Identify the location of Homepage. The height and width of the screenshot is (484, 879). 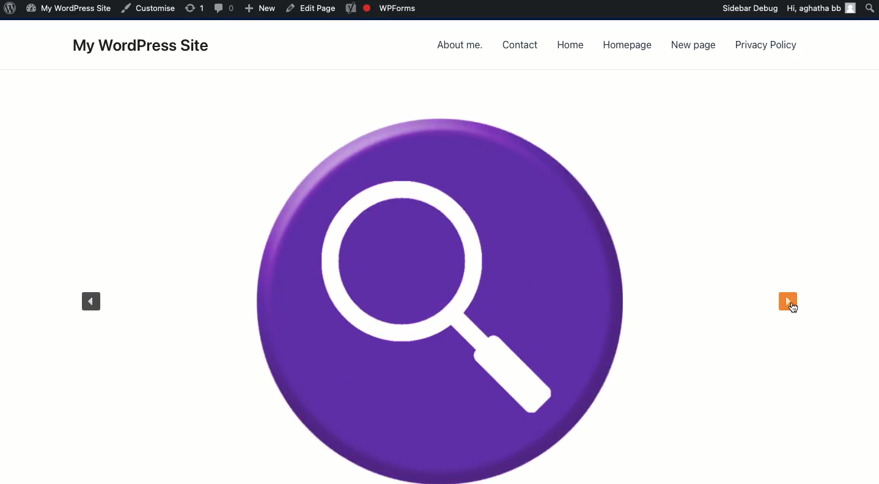
(627, 47).